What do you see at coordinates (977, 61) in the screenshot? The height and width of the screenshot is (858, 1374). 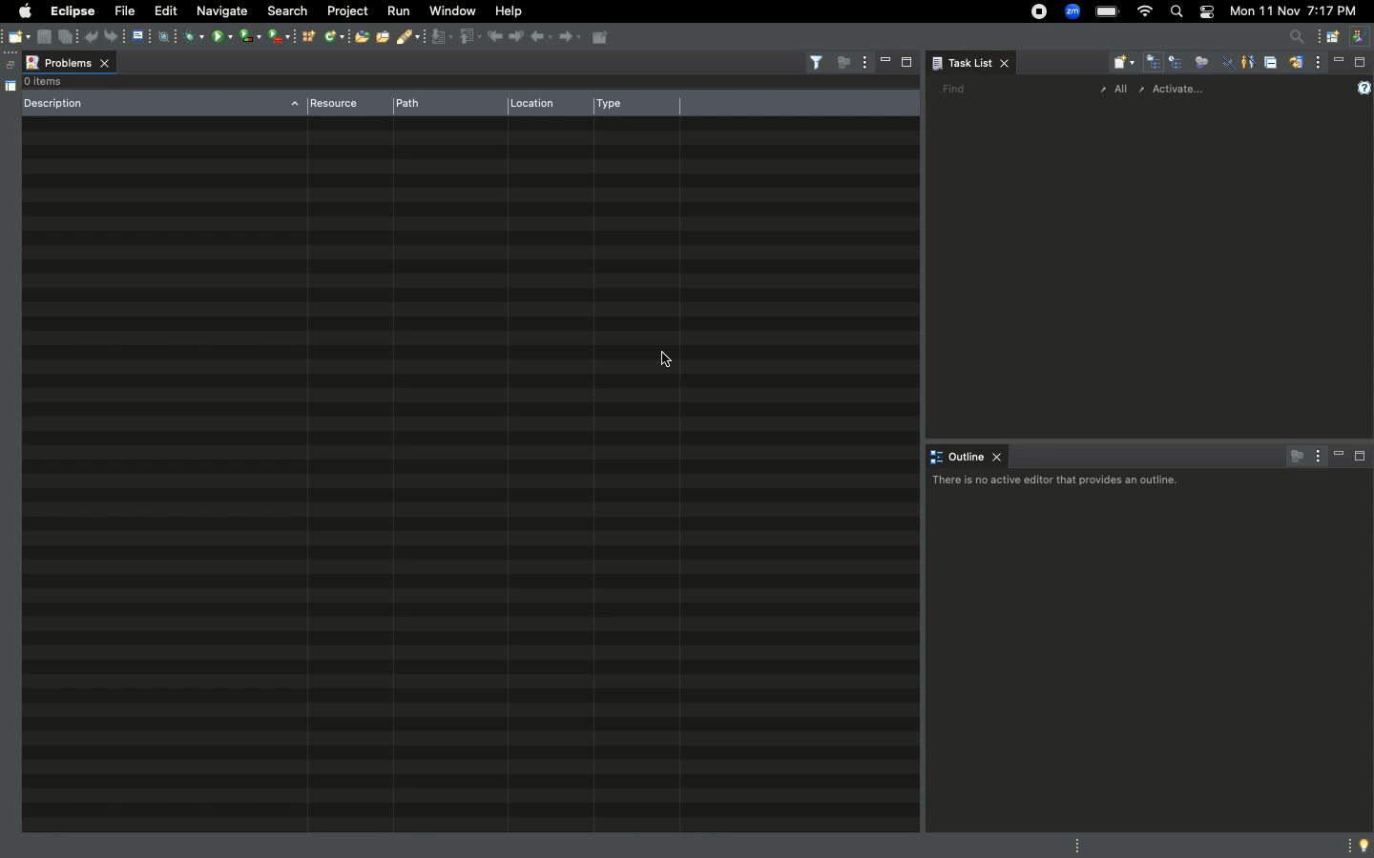 I see `task list` at bounding box center [977, 61].